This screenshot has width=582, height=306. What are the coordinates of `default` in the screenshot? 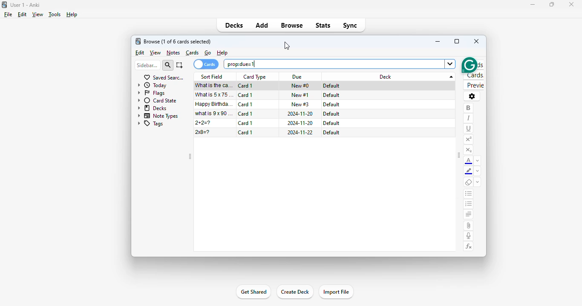 It's located at (330, 95).